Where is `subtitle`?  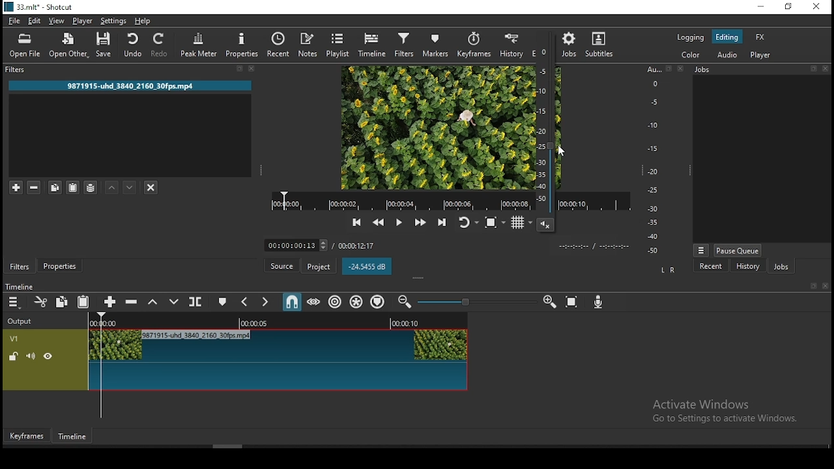 subtitle is located at coordinates (602, 43).